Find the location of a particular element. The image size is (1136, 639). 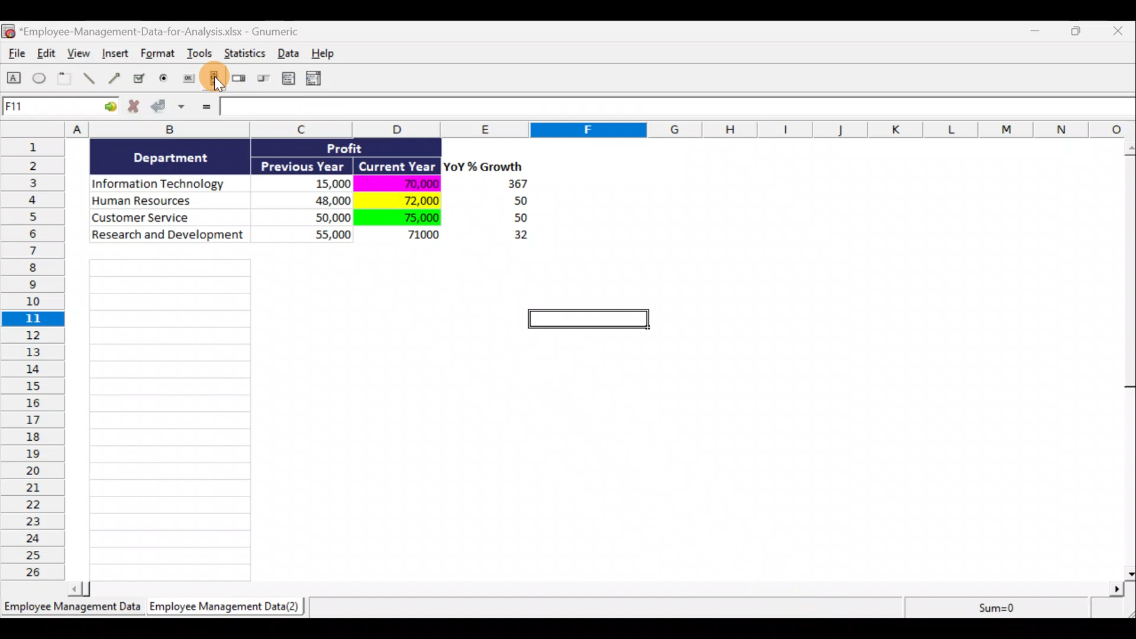

cursor is located at coordinates (219, 86).